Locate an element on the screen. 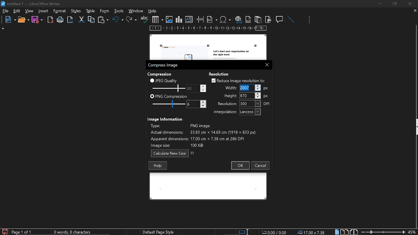 The height and width of the screenshot is (235, 418). insert field is located at coordinates (212, 19).